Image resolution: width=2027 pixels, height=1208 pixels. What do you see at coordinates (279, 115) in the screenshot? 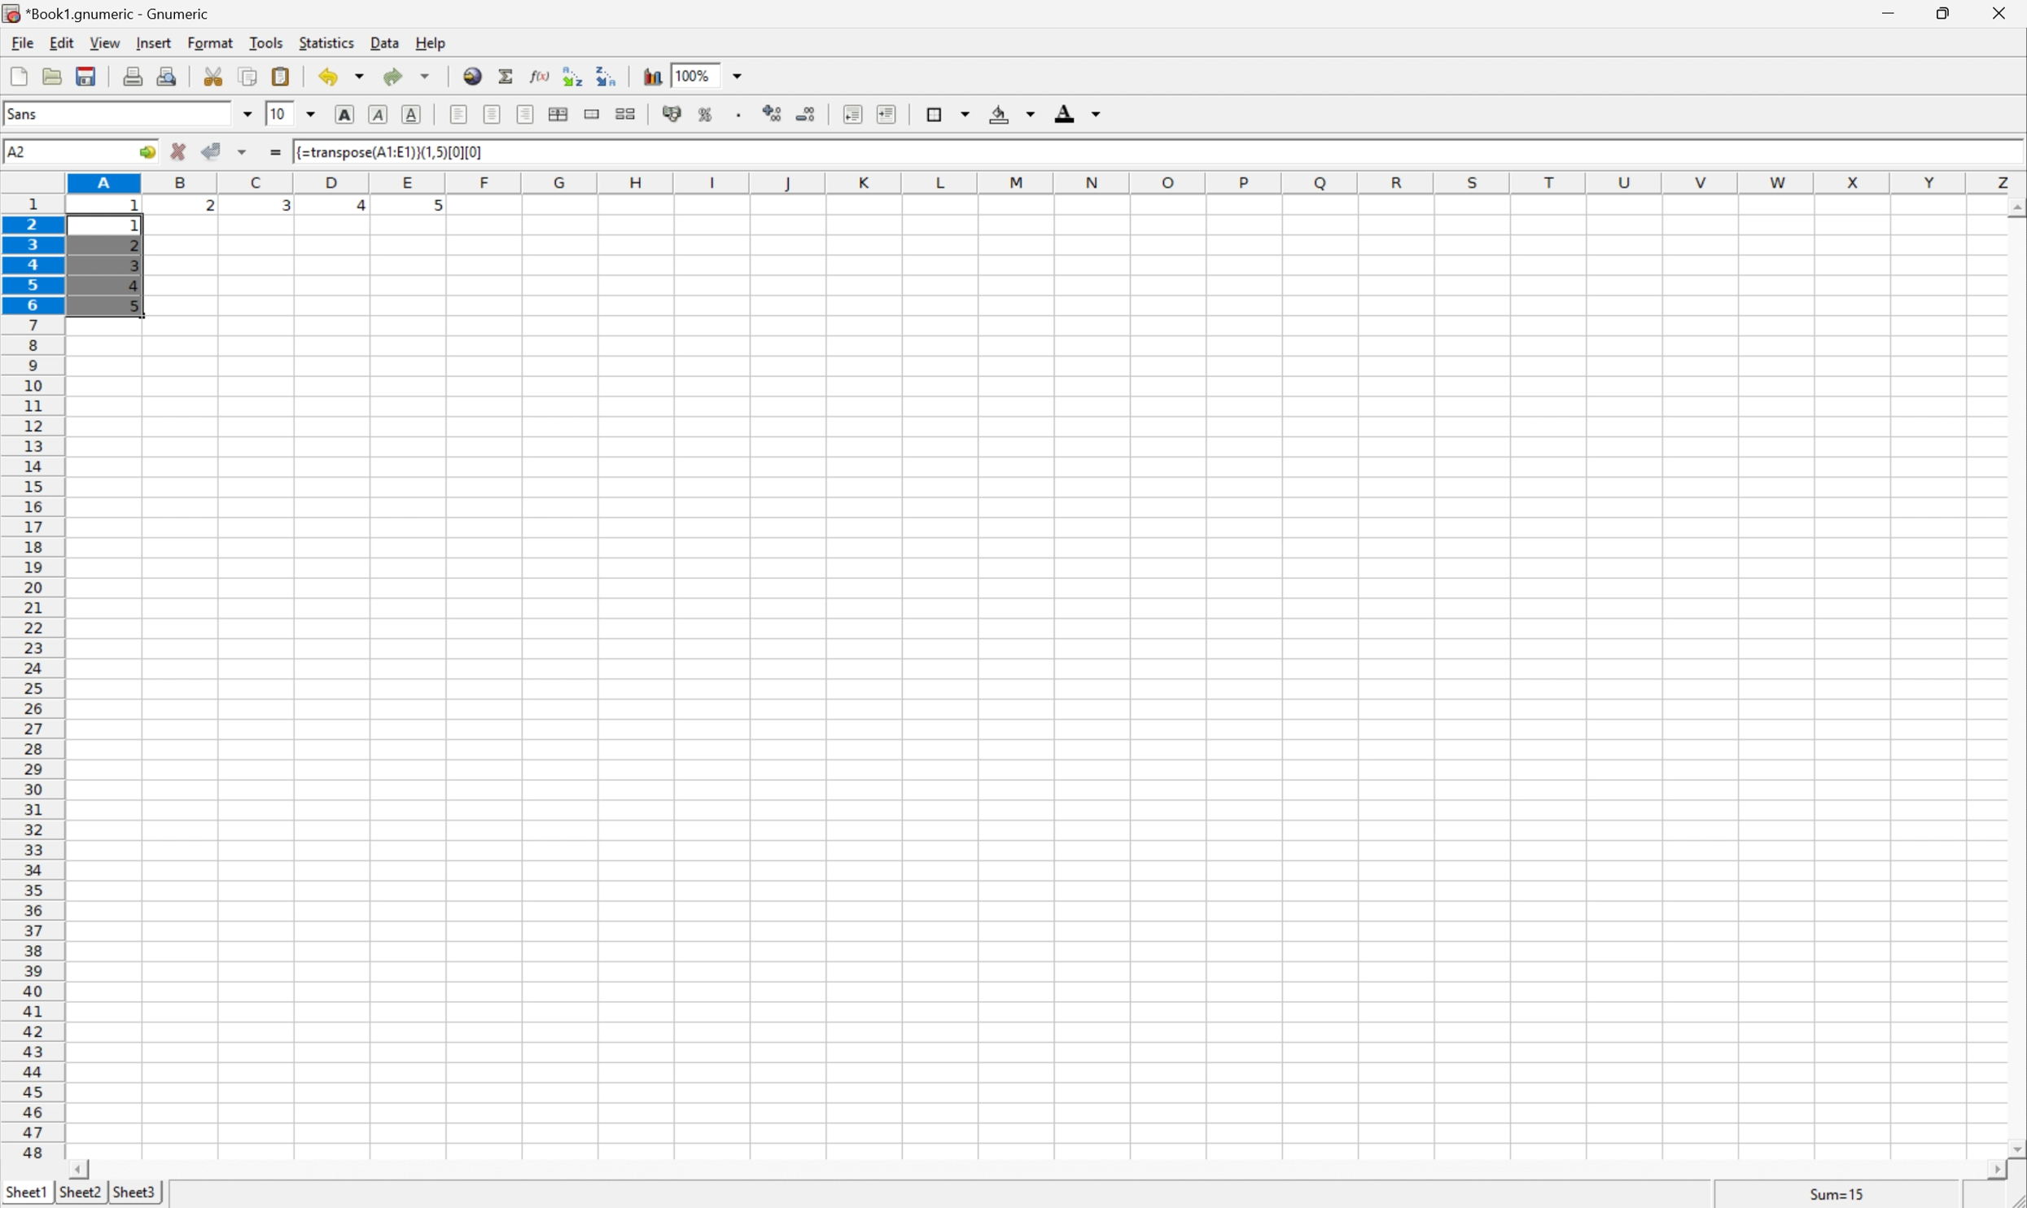
I see `10` at bounding box center [279, 115].